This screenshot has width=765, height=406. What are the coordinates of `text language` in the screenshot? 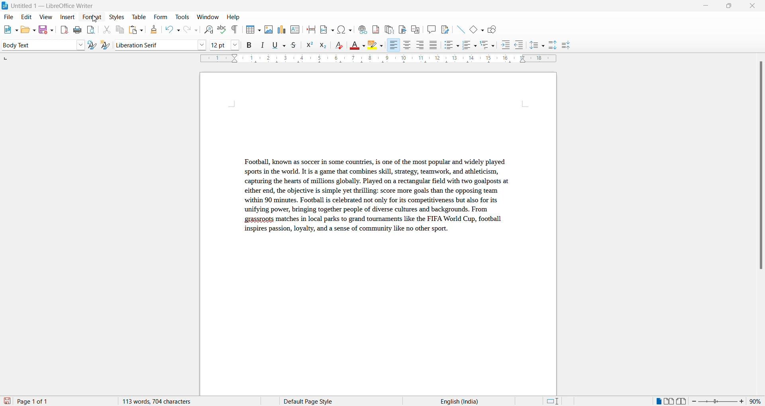 It's located at (456, 401).